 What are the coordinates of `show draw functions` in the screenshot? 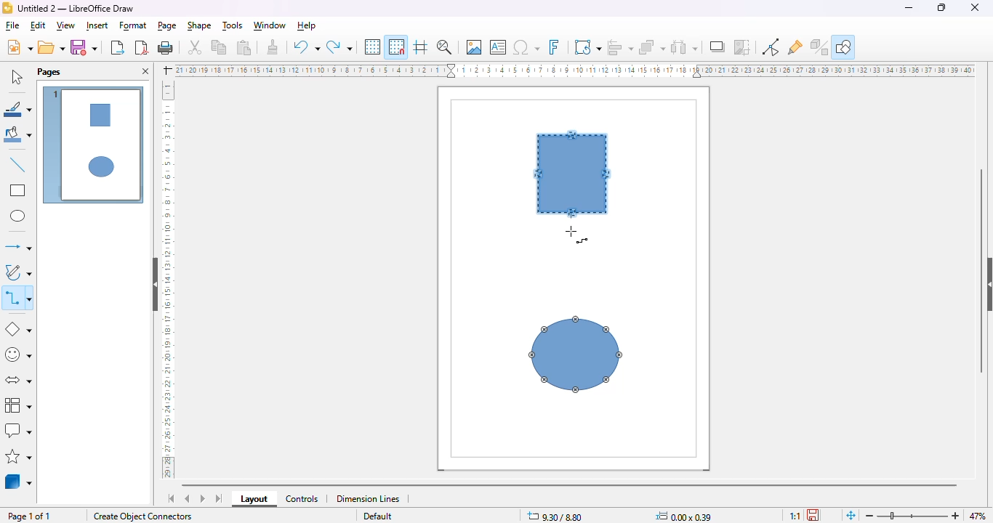 It's located at (845, 46).